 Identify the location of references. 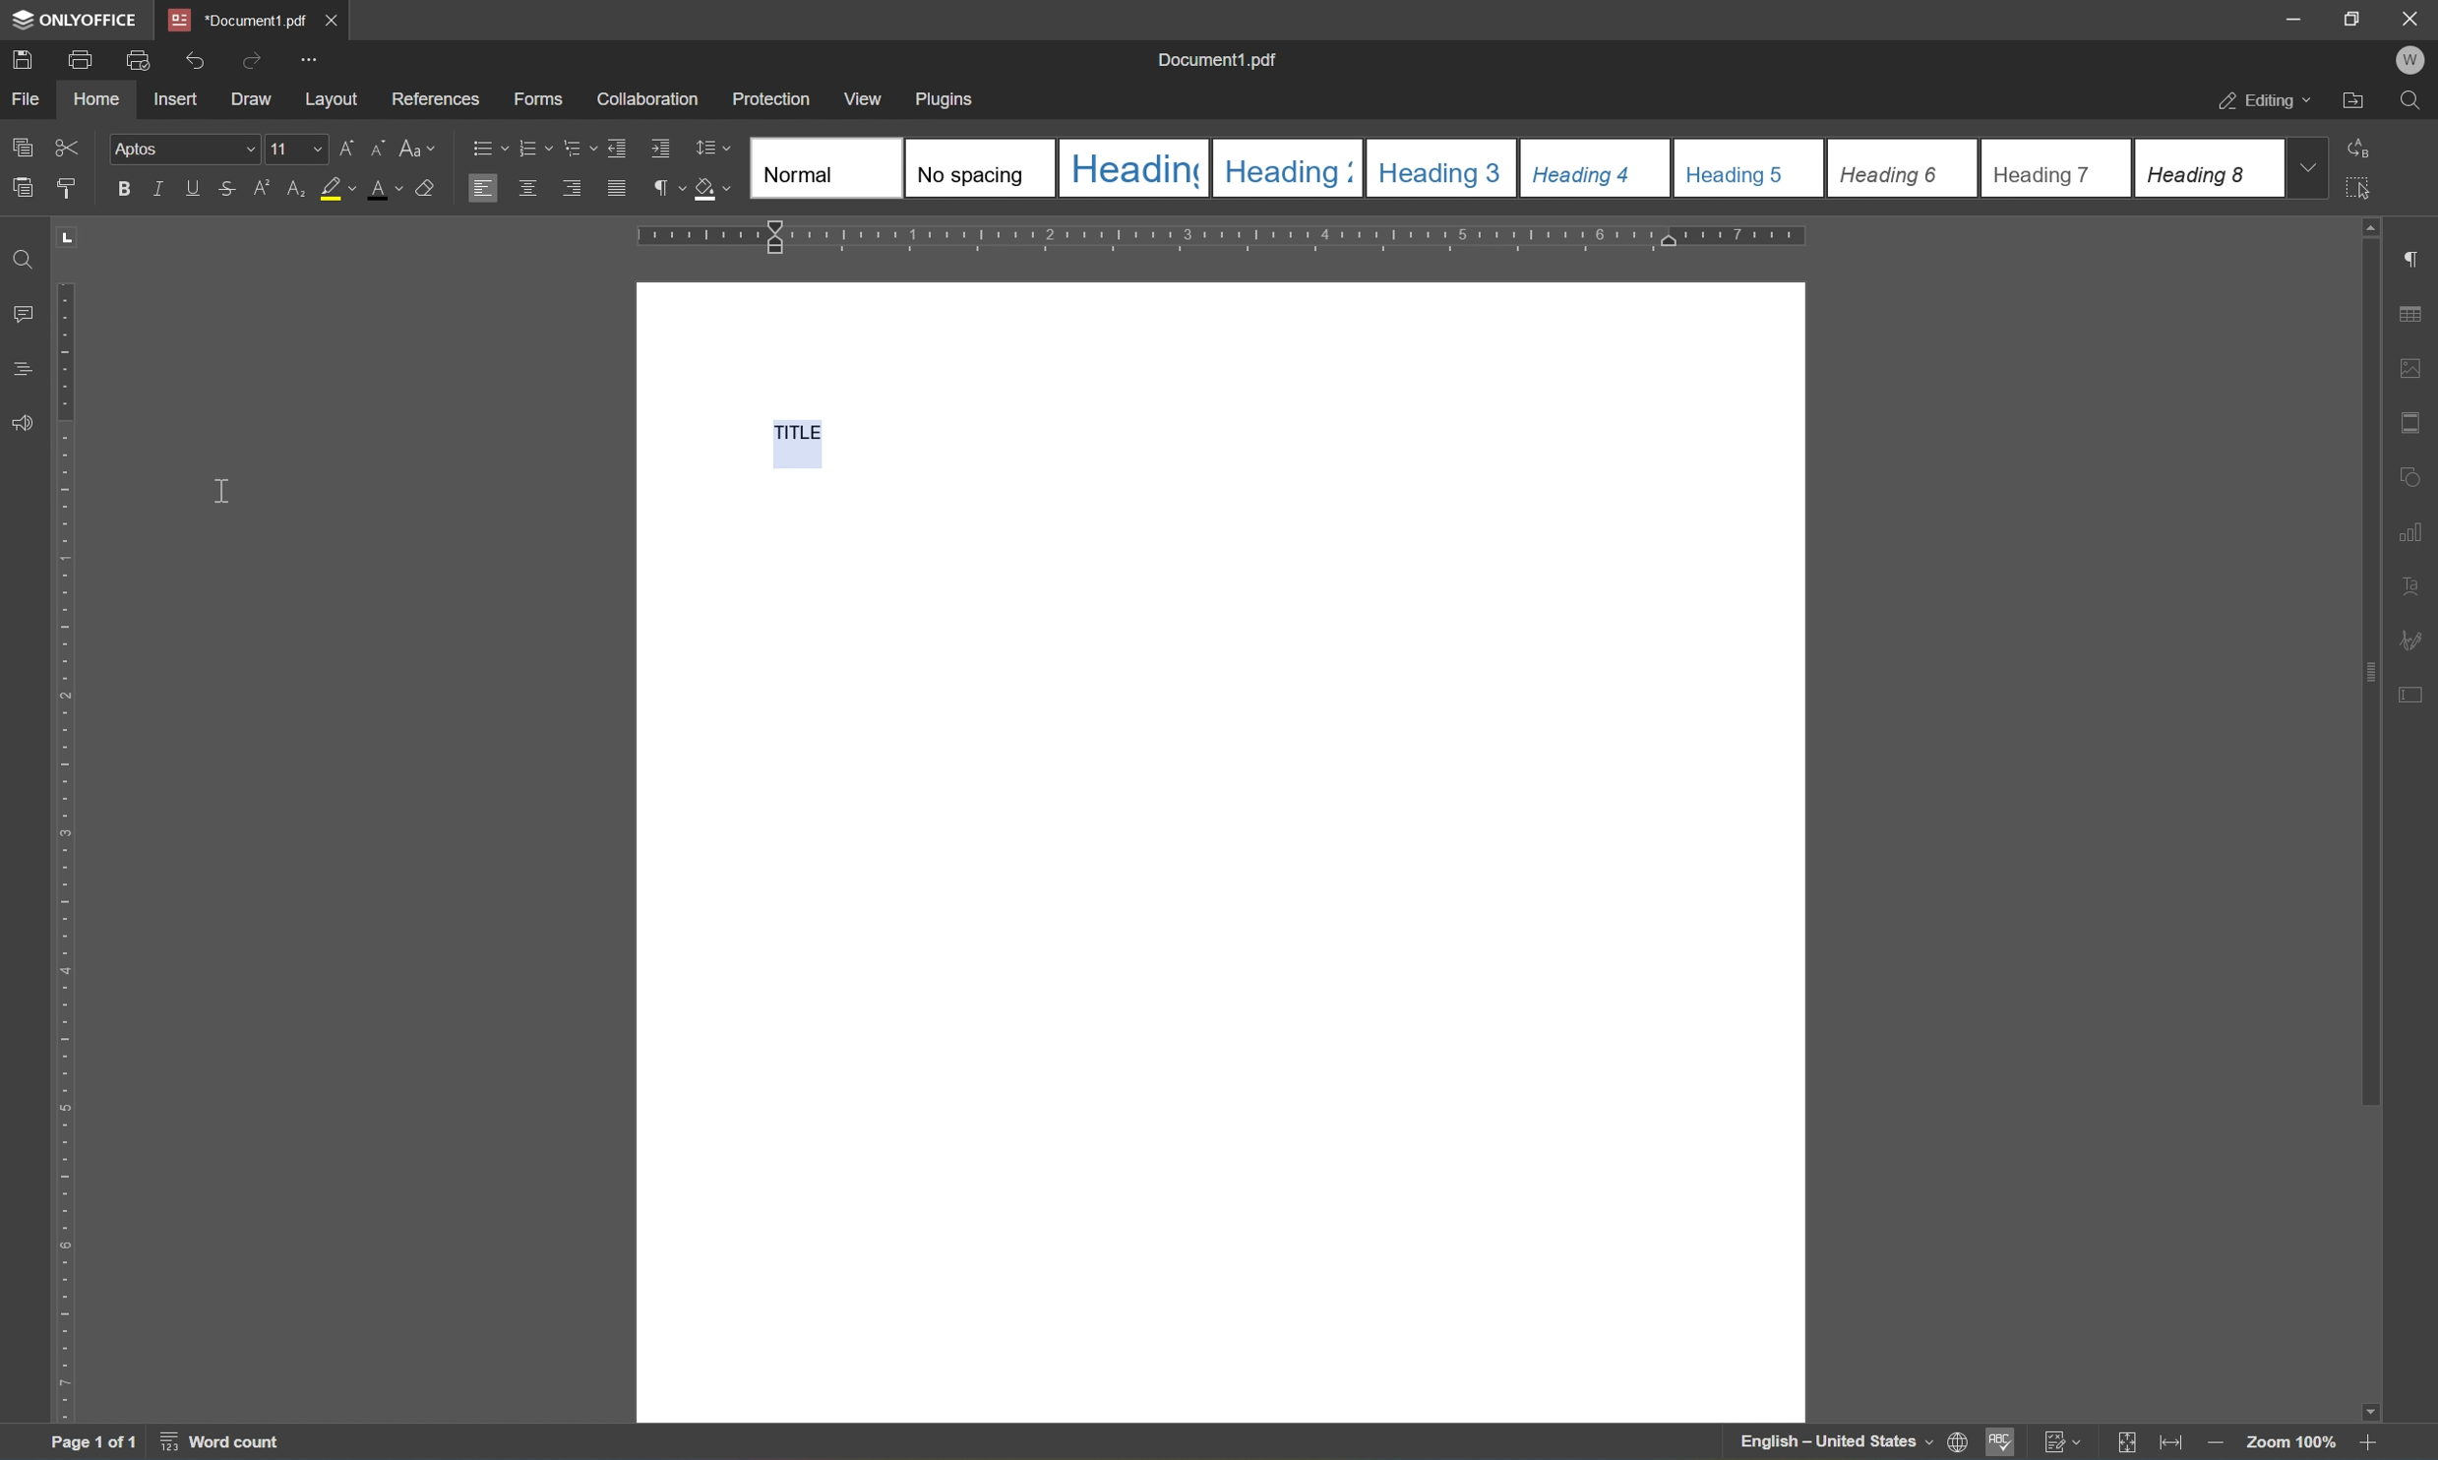
(436, 101).